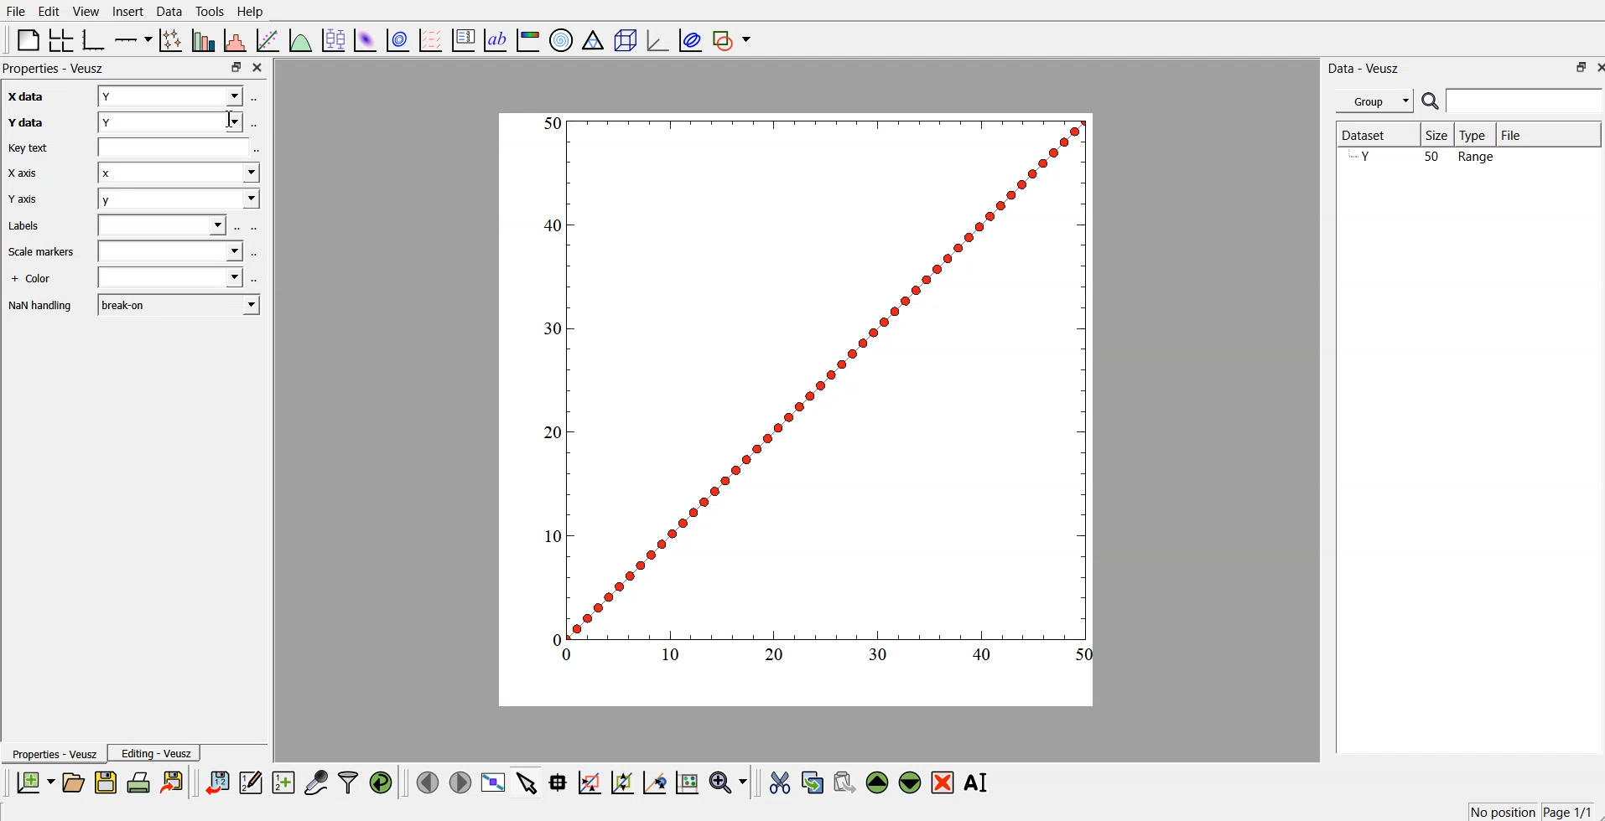 The image size is (1605, 821). Describe the element at coordinates (210, 12) in the screenshot. I see `Tools` at that location.